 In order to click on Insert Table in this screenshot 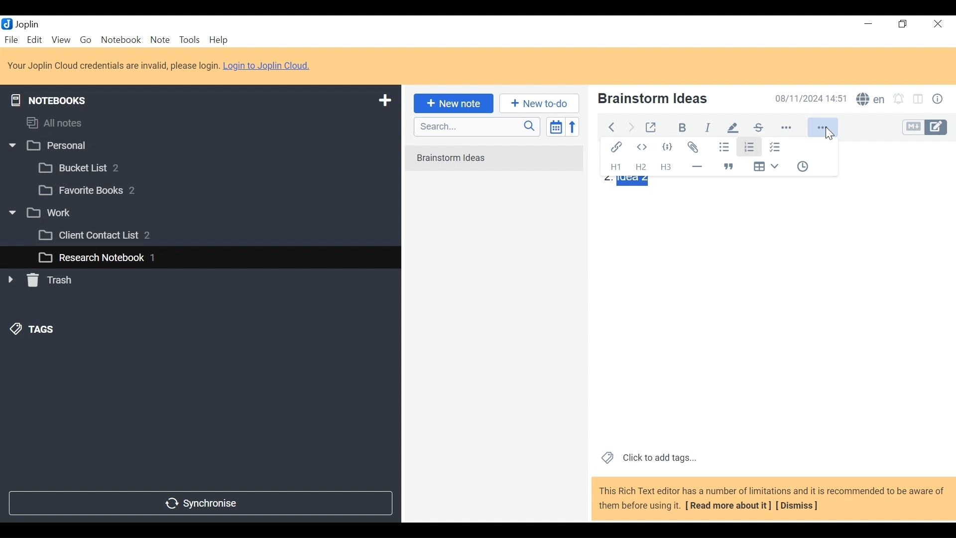, I will do `click(764, 166)`.